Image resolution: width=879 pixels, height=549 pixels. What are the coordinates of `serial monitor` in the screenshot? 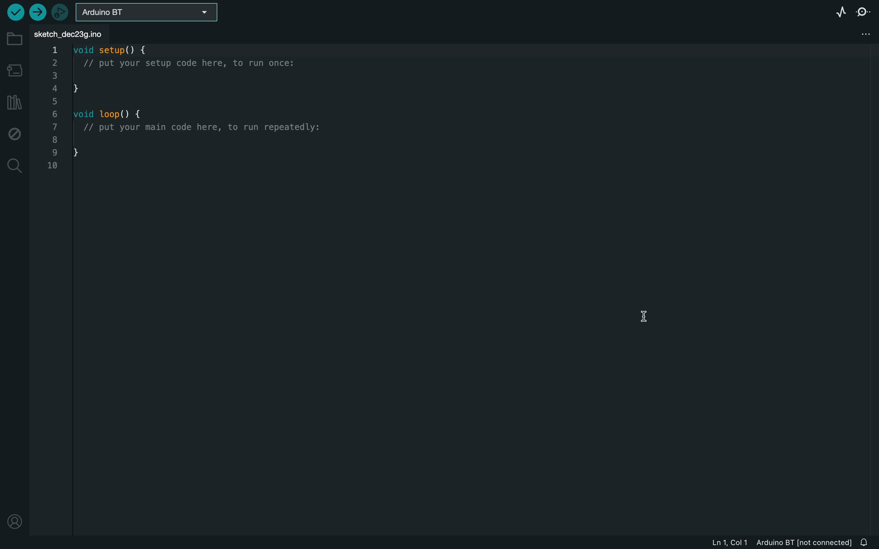 It's located at (864, 12).